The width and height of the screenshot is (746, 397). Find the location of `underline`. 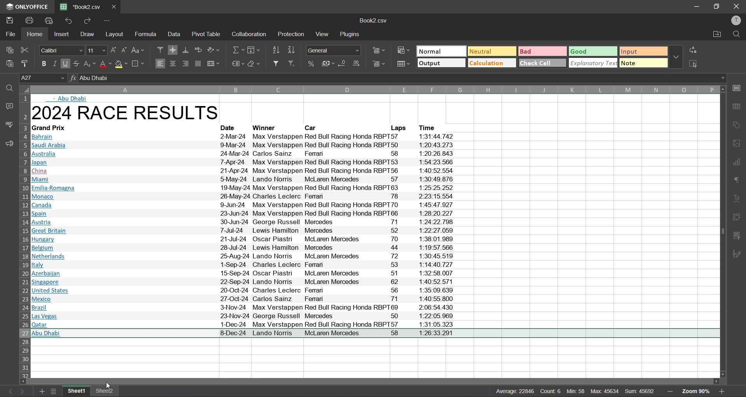

underline is located at coordinates (66, 64).